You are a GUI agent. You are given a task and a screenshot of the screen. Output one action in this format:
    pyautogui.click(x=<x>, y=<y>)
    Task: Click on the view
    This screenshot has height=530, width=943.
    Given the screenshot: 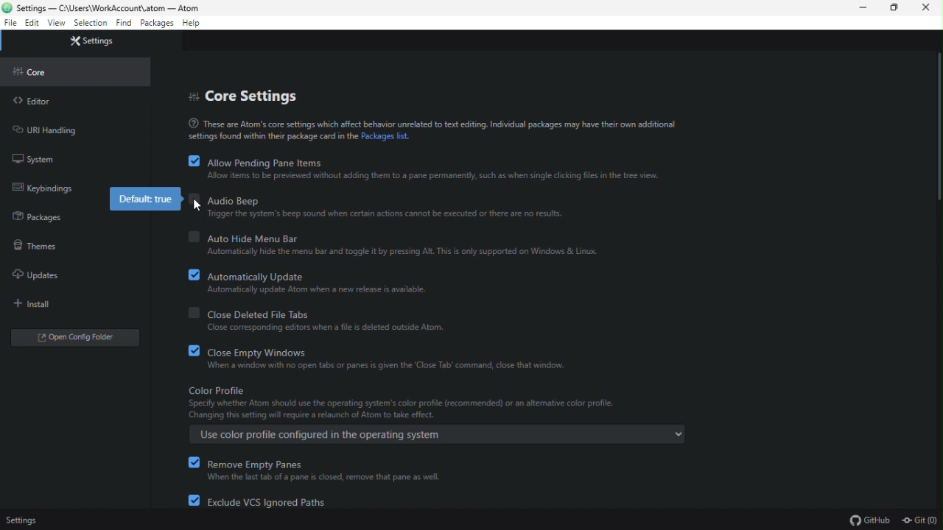 What is the action you would take?
    pyautogui.click(x=57, y=24)
    